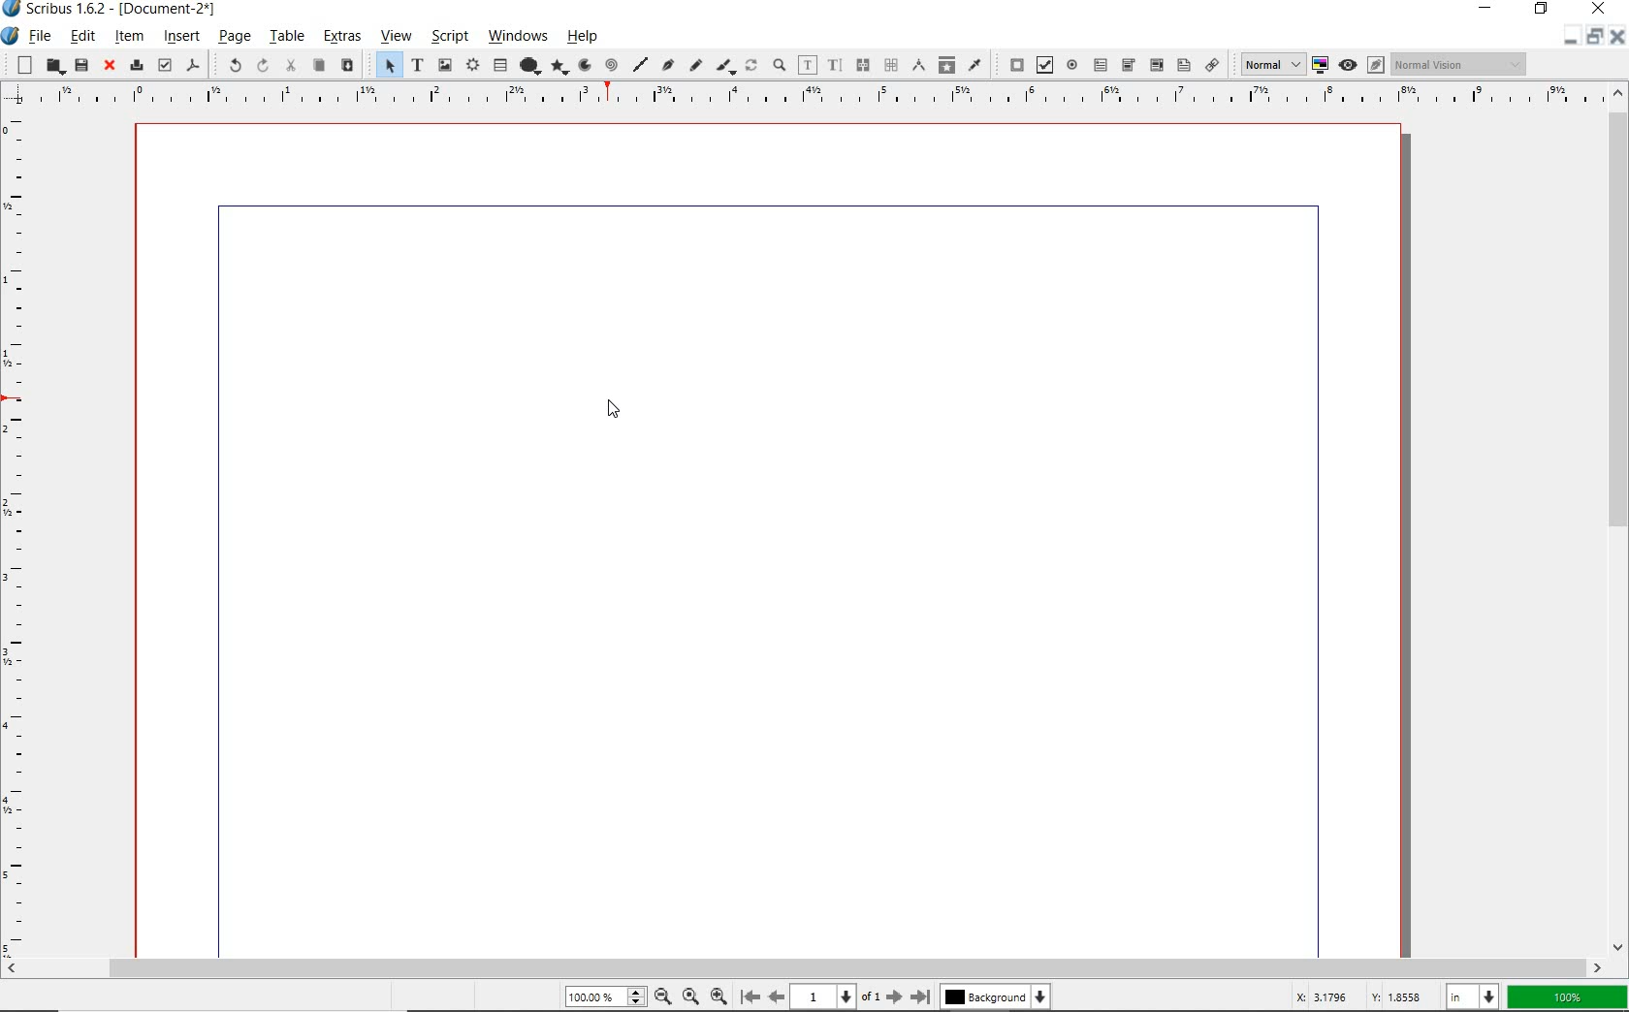 This screenshot has width=1629, height=1012. I want to click on toggle color, so click(1322, 64).